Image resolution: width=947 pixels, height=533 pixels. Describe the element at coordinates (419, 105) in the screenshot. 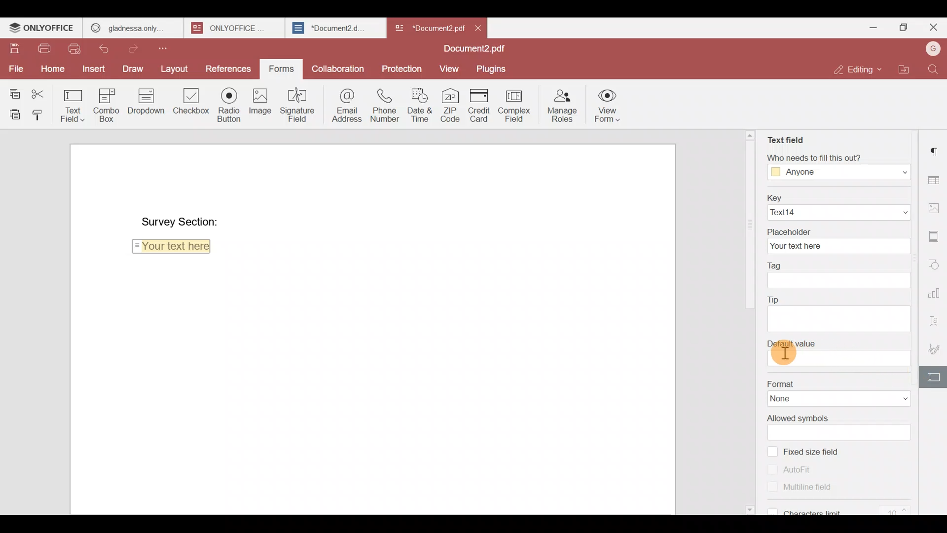

I see `Date & time` at that location.